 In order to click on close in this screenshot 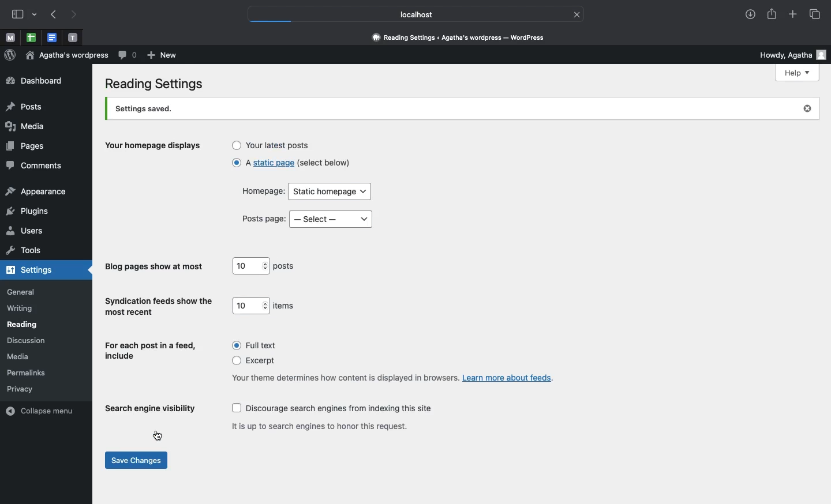, I will do `click(577, 14)`.